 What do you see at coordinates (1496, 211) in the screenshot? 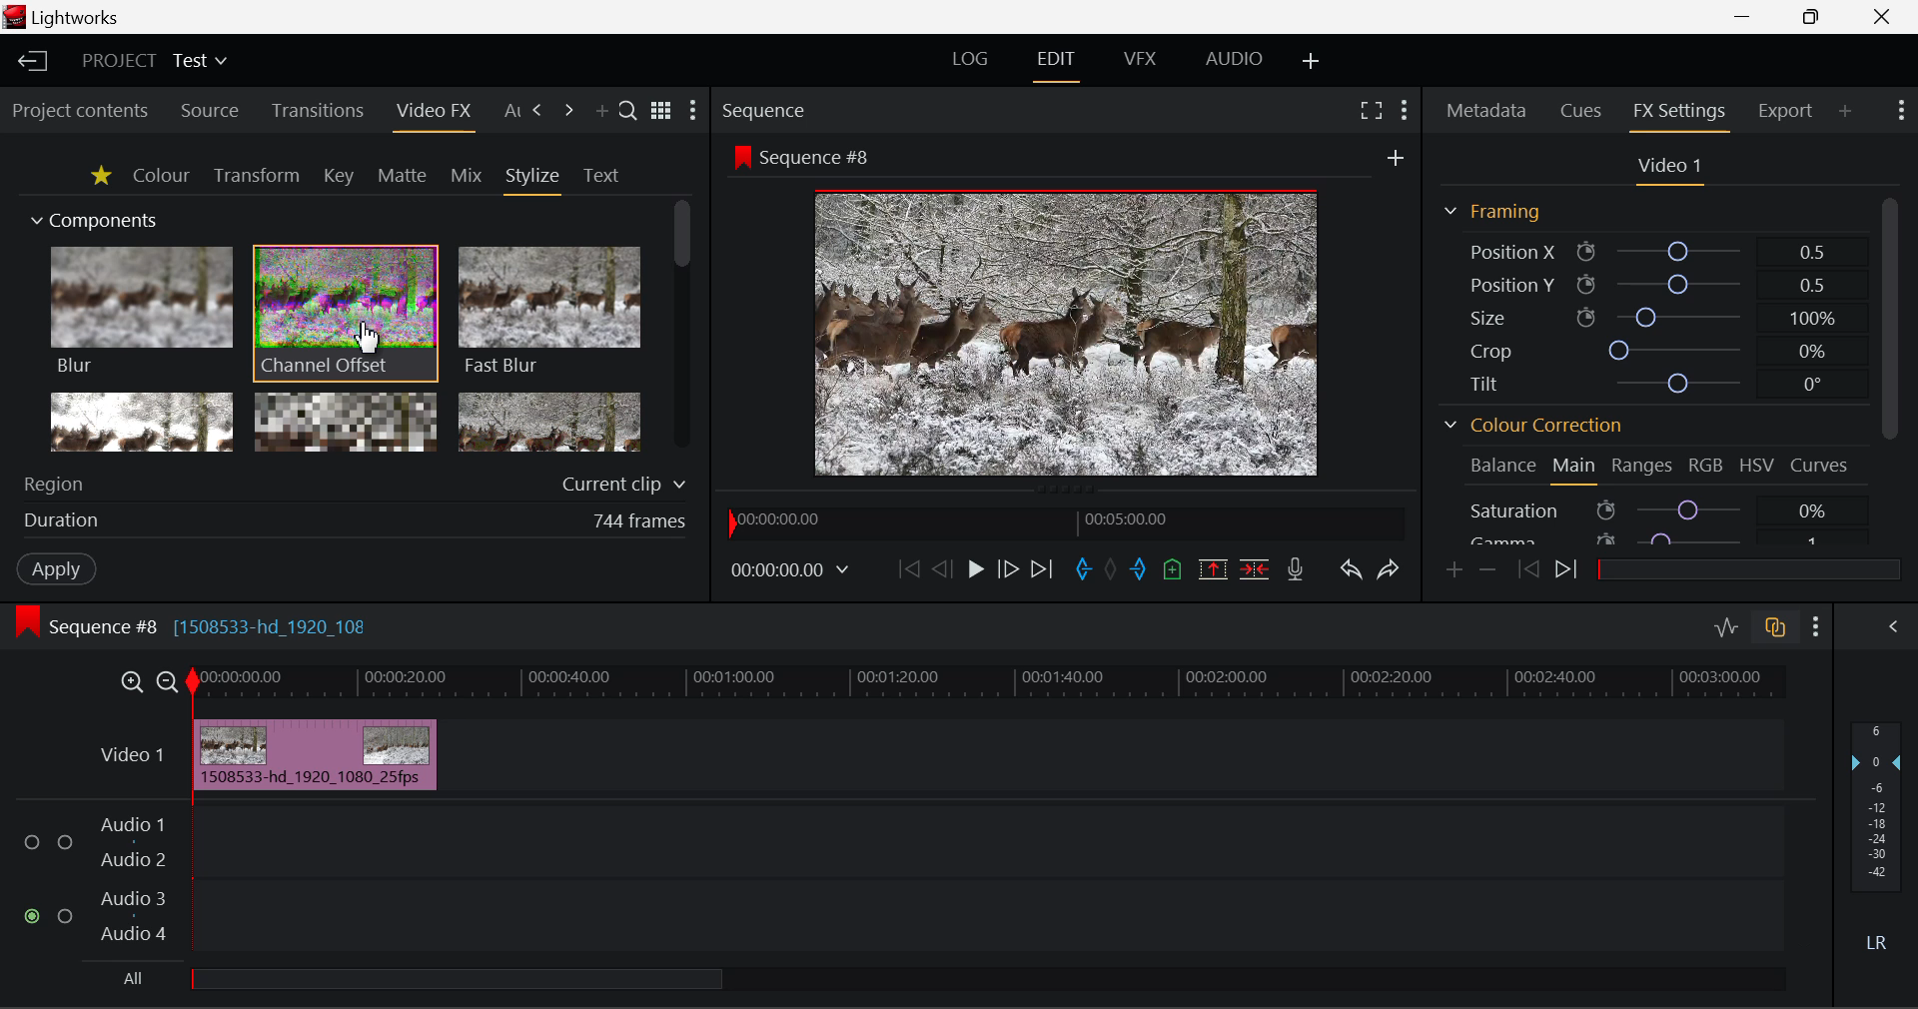
I see `Framing Section` at bounding box center [1496, 211].